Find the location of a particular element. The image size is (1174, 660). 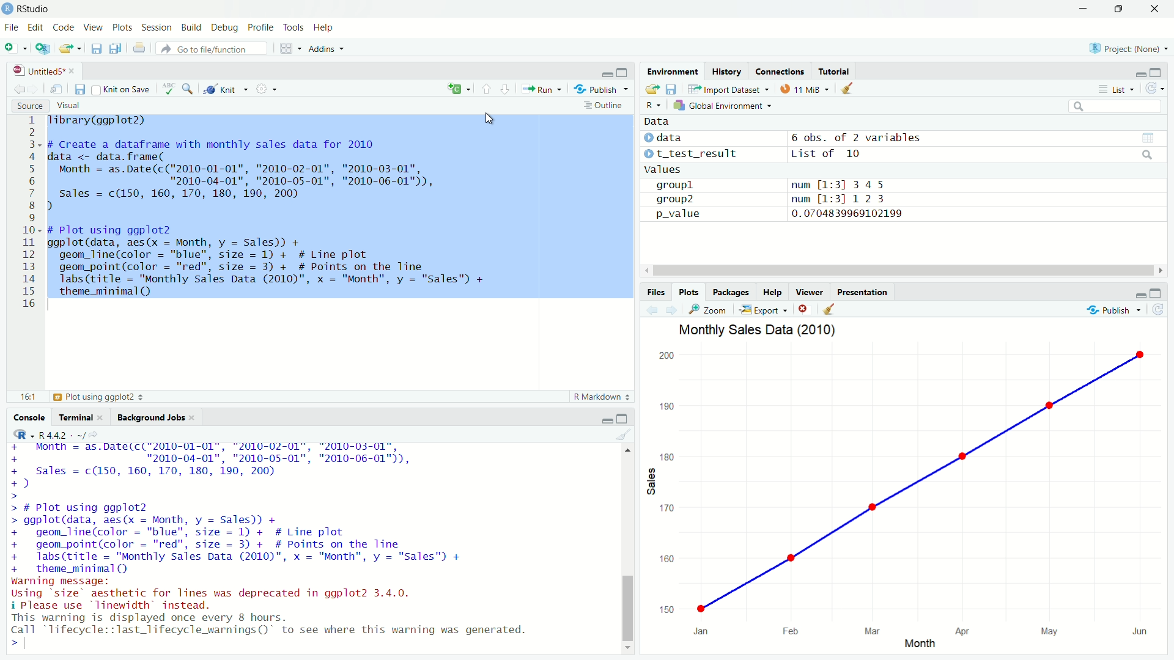

cursor is located at coordinates (493, 121).